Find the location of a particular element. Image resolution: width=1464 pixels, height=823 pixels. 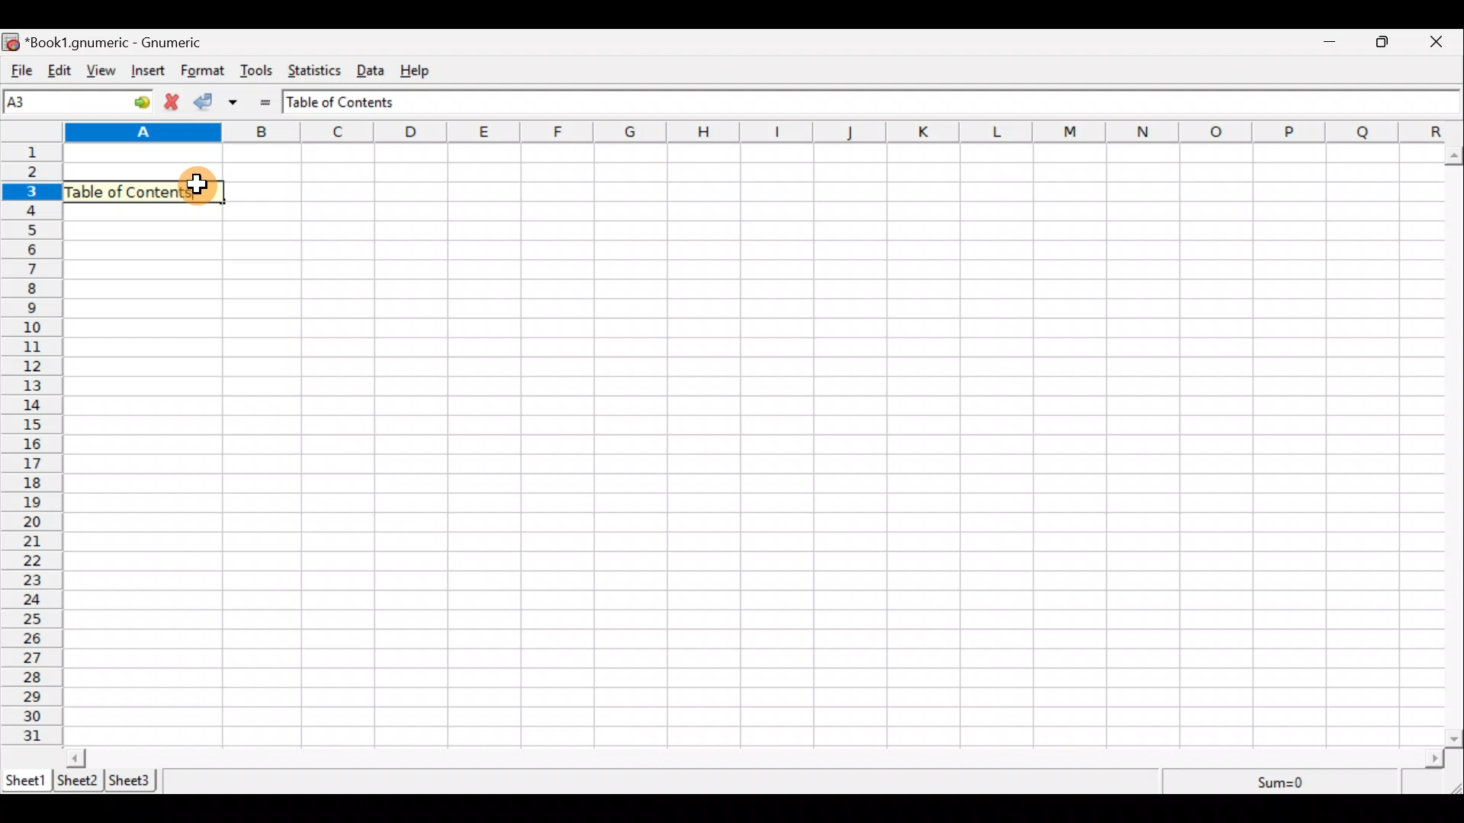

Format is located at coordinates (203, 72).